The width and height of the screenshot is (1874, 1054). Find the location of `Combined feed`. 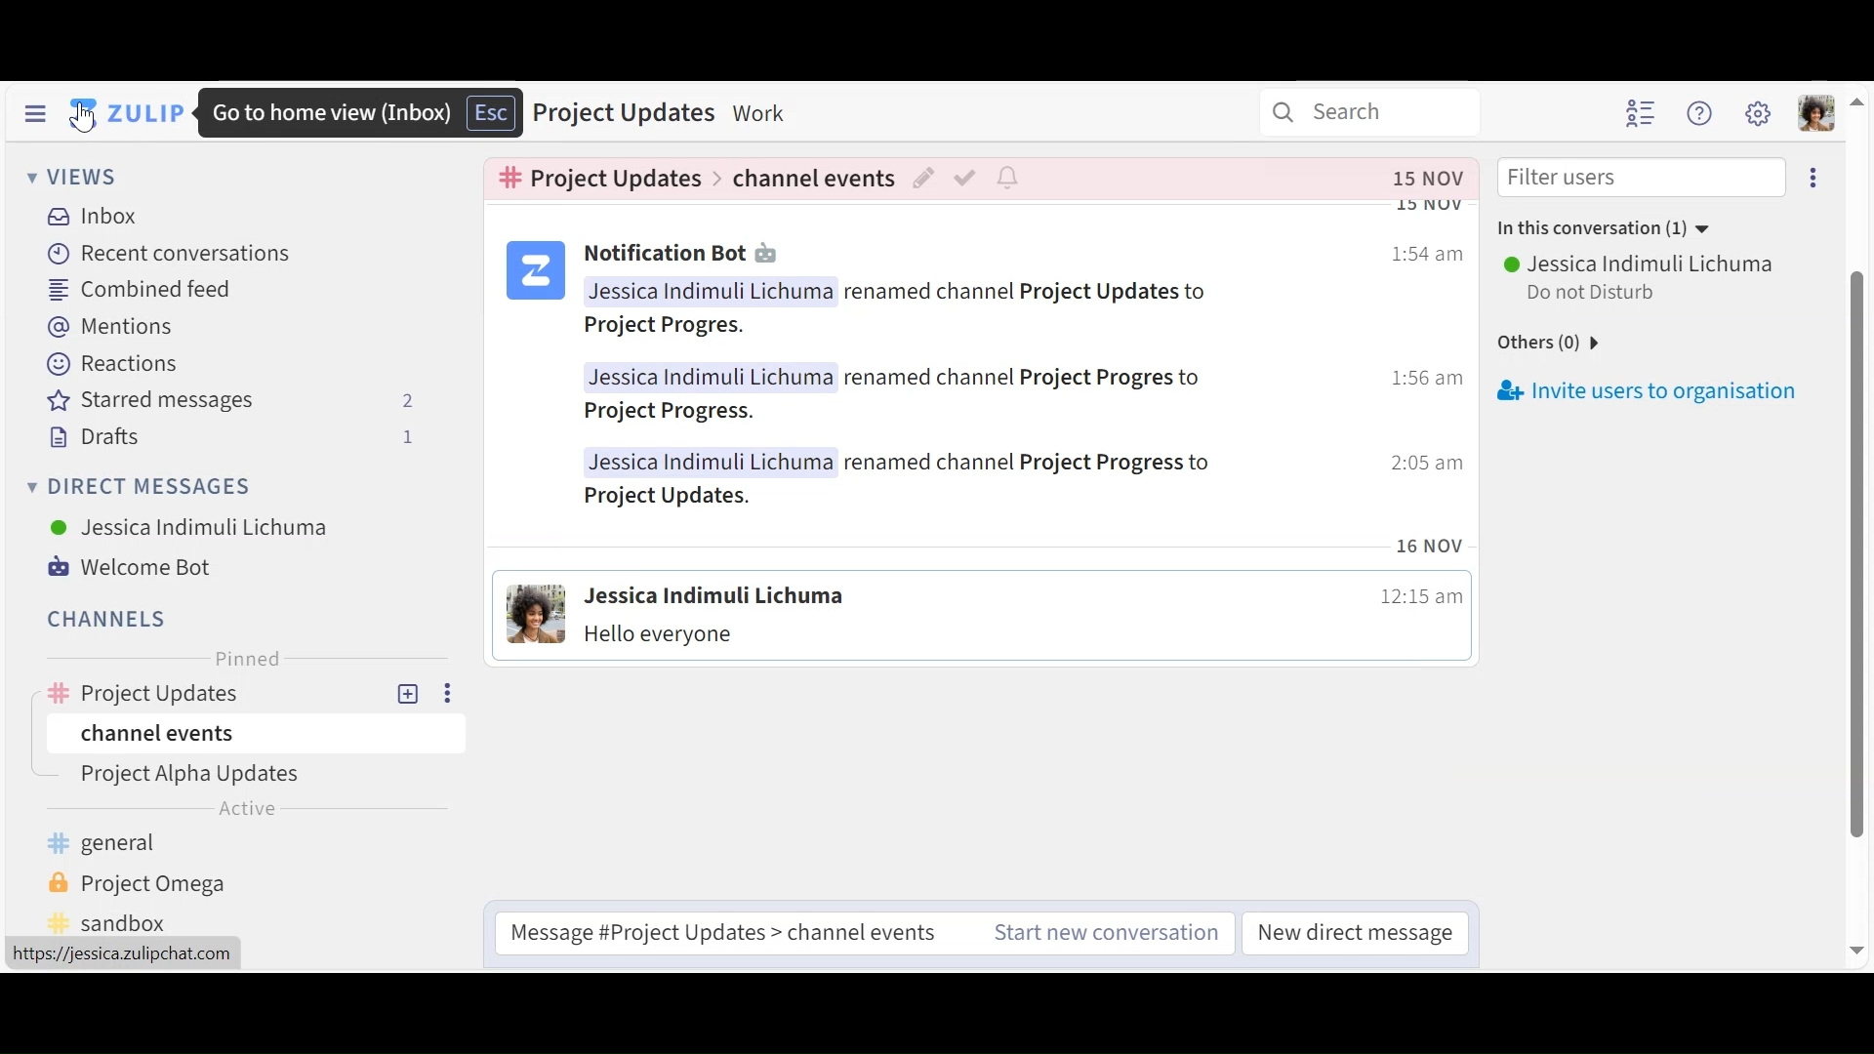

Combined feed is located at coordinates (143, 288).